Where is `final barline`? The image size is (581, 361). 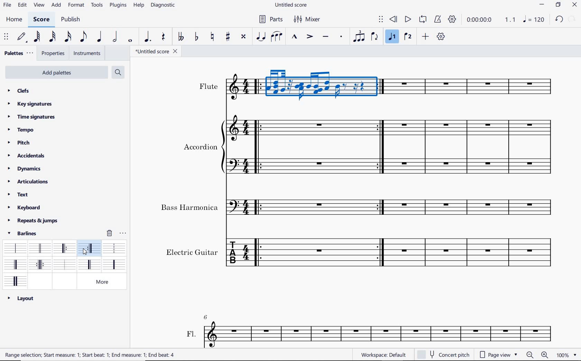 final barline is located at coordinates (15, 264).